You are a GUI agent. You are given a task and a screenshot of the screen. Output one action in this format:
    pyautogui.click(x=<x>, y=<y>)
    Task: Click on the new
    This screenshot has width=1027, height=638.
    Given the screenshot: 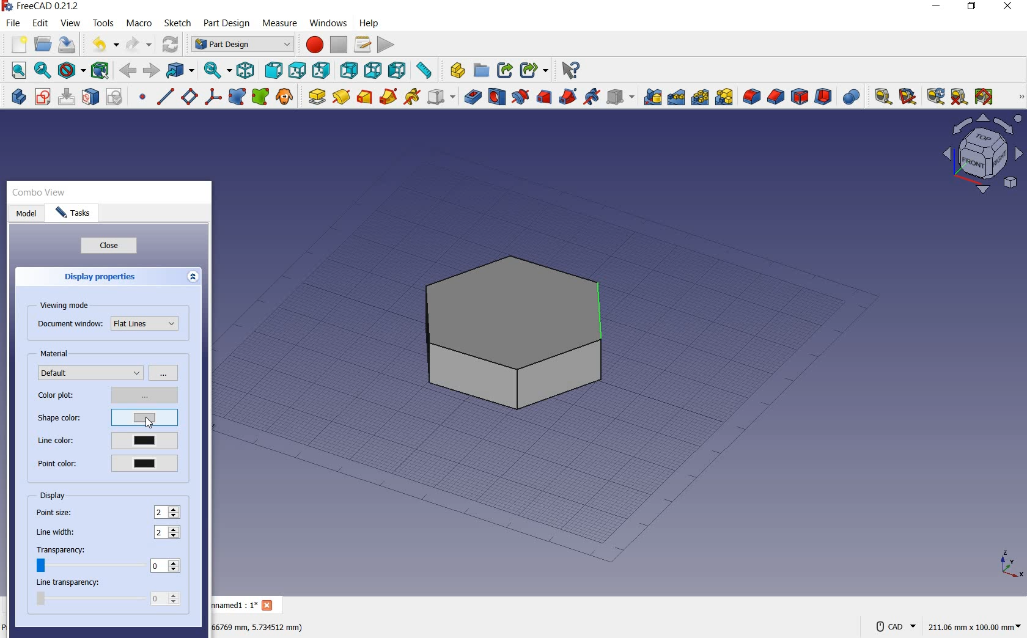 What is the action you would take?
    pyautogui.click(x=18, y=45)
    